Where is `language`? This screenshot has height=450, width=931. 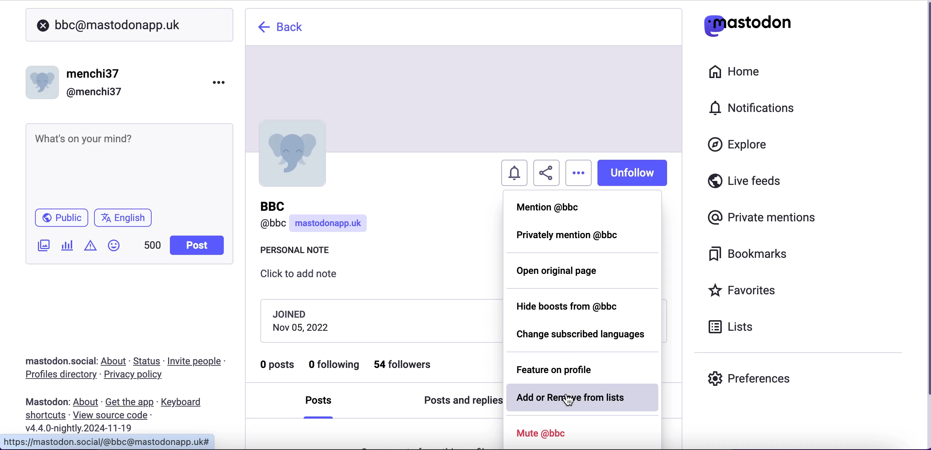
language is located at coordinates (126, 221).